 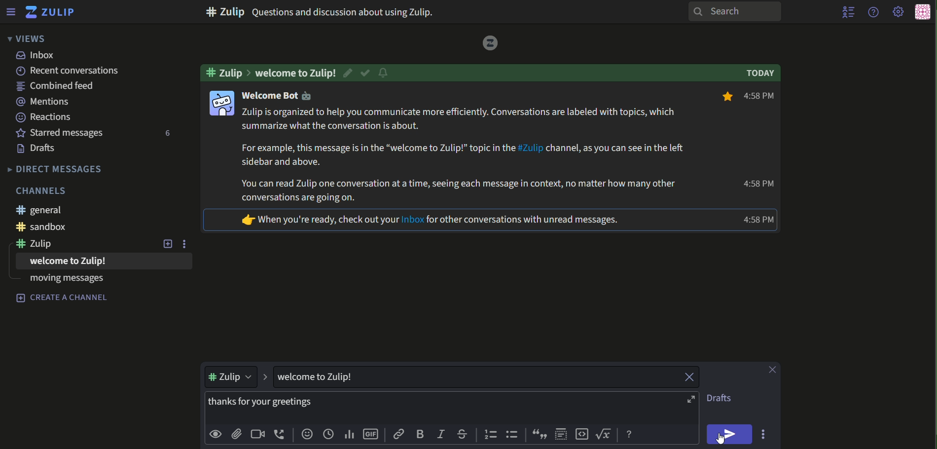 I want to click on options, so click(x=765, y=434).